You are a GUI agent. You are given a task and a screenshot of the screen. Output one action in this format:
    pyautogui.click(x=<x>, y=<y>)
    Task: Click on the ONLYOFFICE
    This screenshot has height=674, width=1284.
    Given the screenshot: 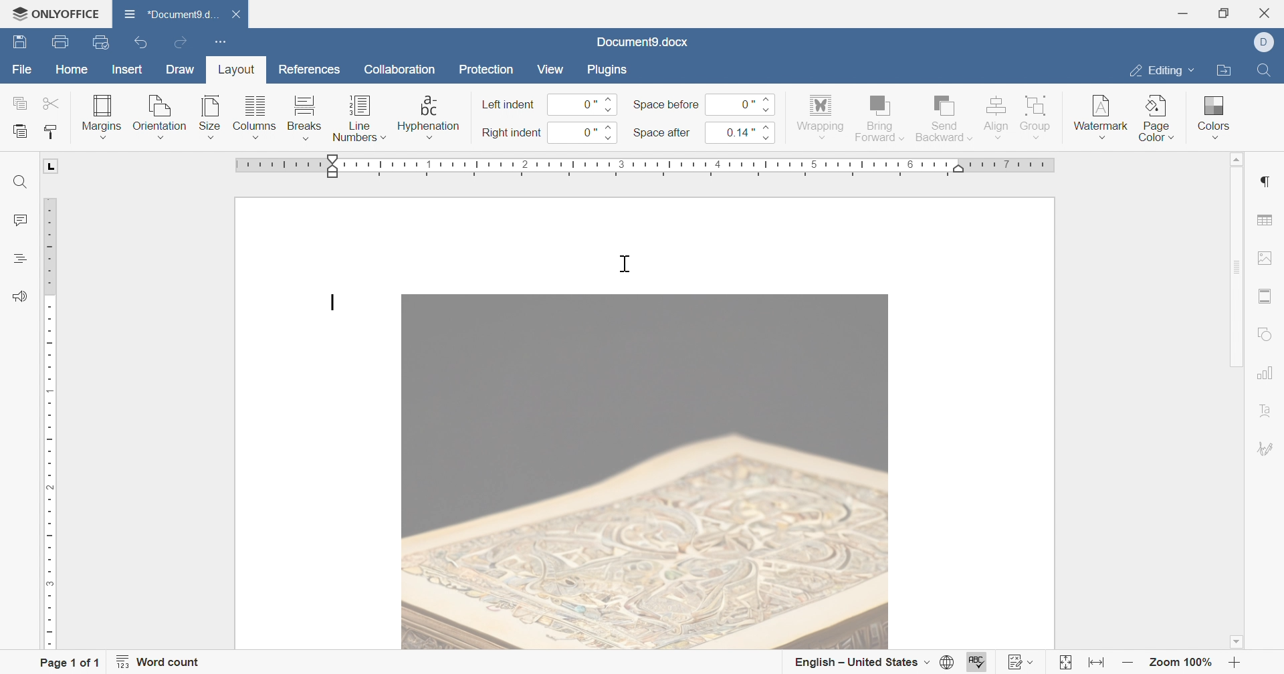 What is the action you would take?
    pyautogui.click(x=55, y=11)
    